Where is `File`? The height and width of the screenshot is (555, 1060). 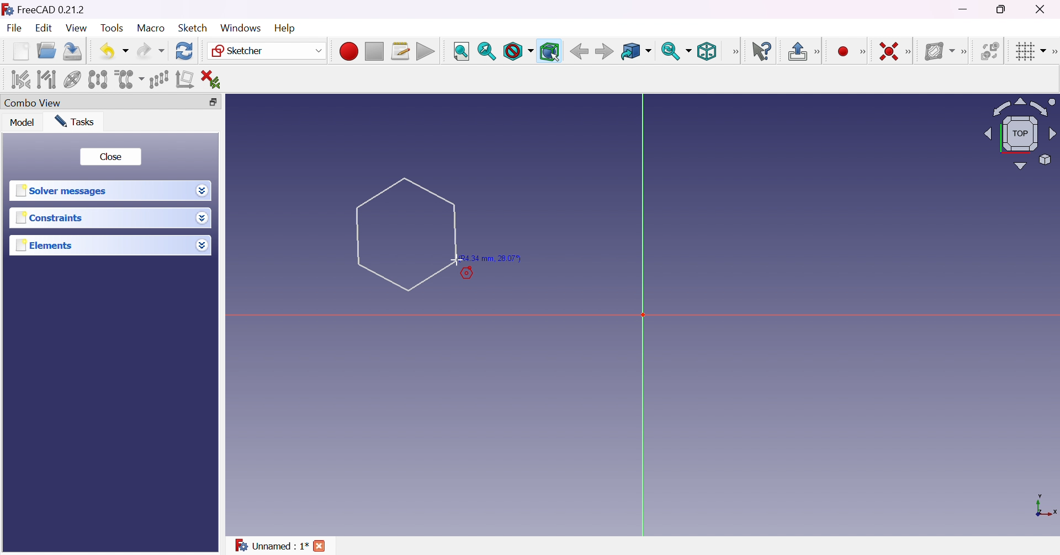
File is located at coordinates (14, 29).